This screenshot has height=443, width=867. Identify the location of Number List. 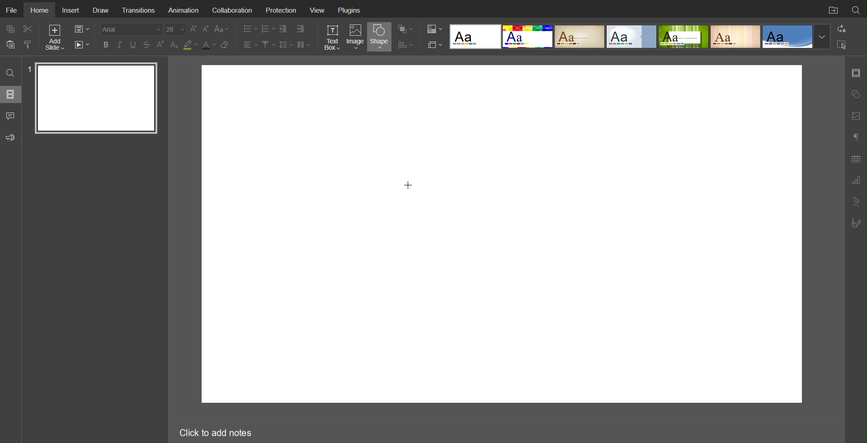
(268, 29).